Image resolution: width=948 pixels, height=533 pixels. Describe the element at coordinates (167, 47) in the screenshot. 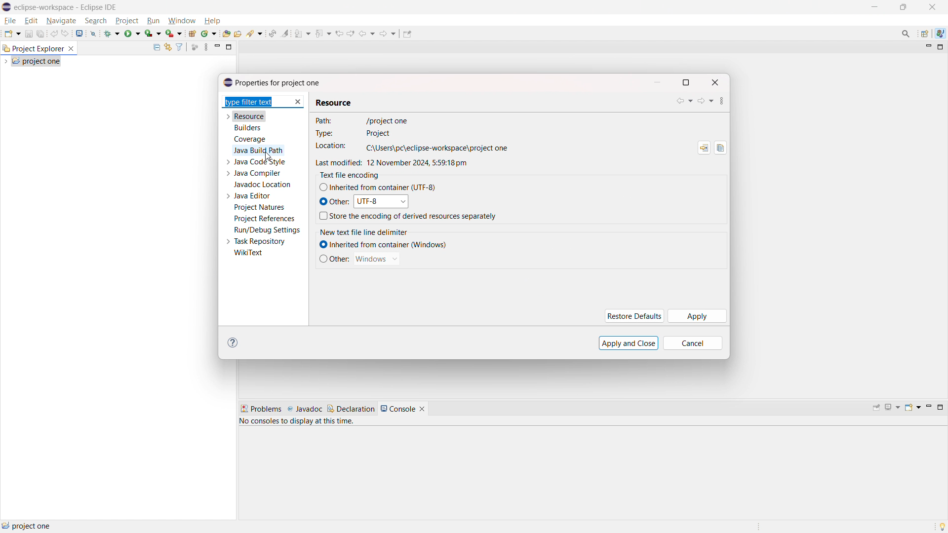

I see `link to editor` at that location.